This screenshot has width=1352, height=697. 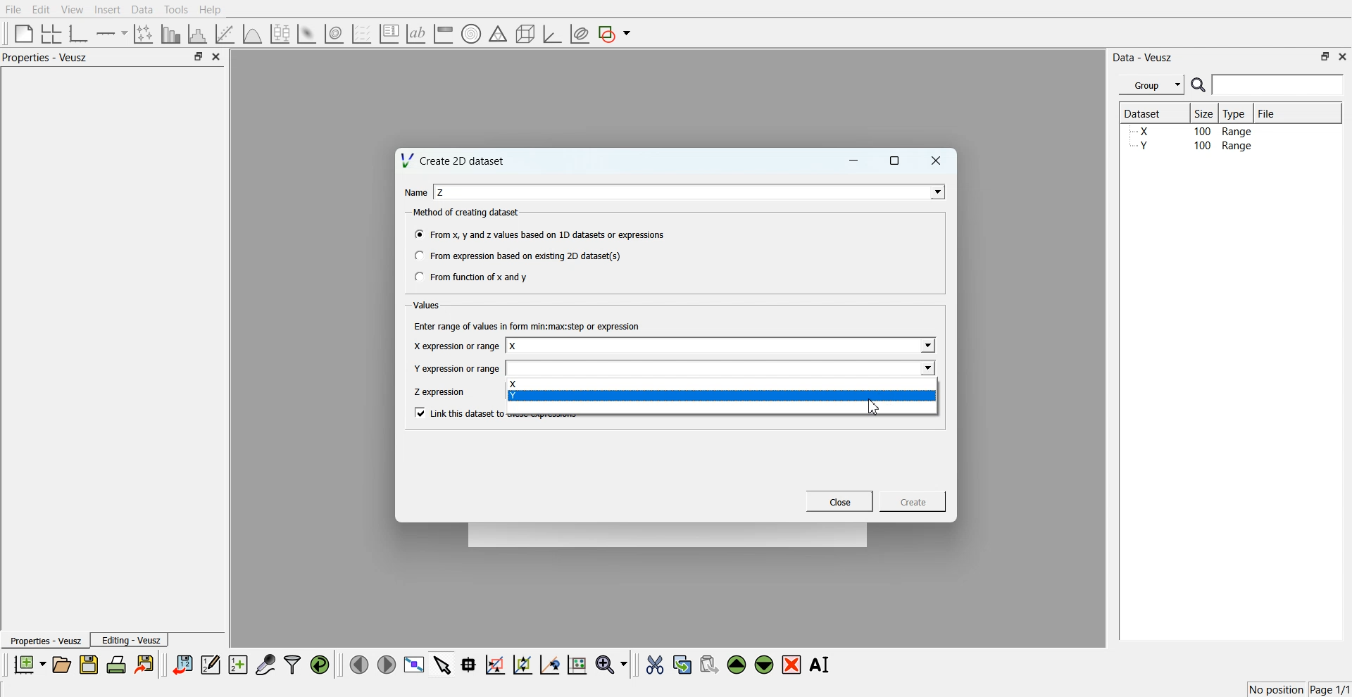 I want to click on Fit a function of data, so click(x=224, y=34).